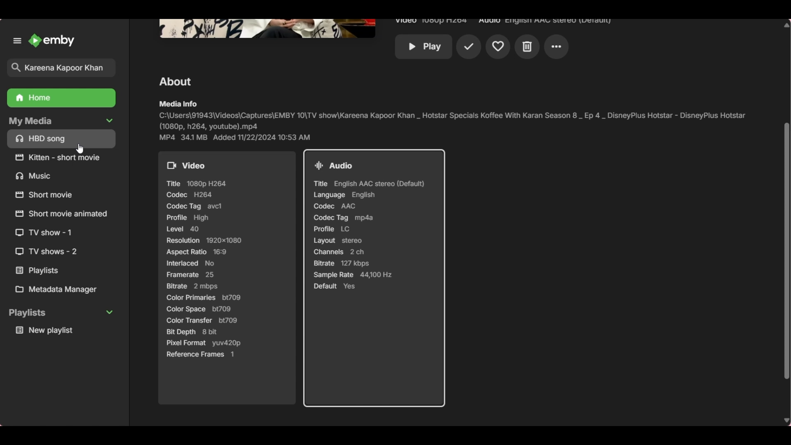 The height and width of the screenshot is (445, 791). What do you see at coordinates (451, 242) in the screenshot?
I see `Page moved down to view complete details of tv show` at bounding box center [451, 242].